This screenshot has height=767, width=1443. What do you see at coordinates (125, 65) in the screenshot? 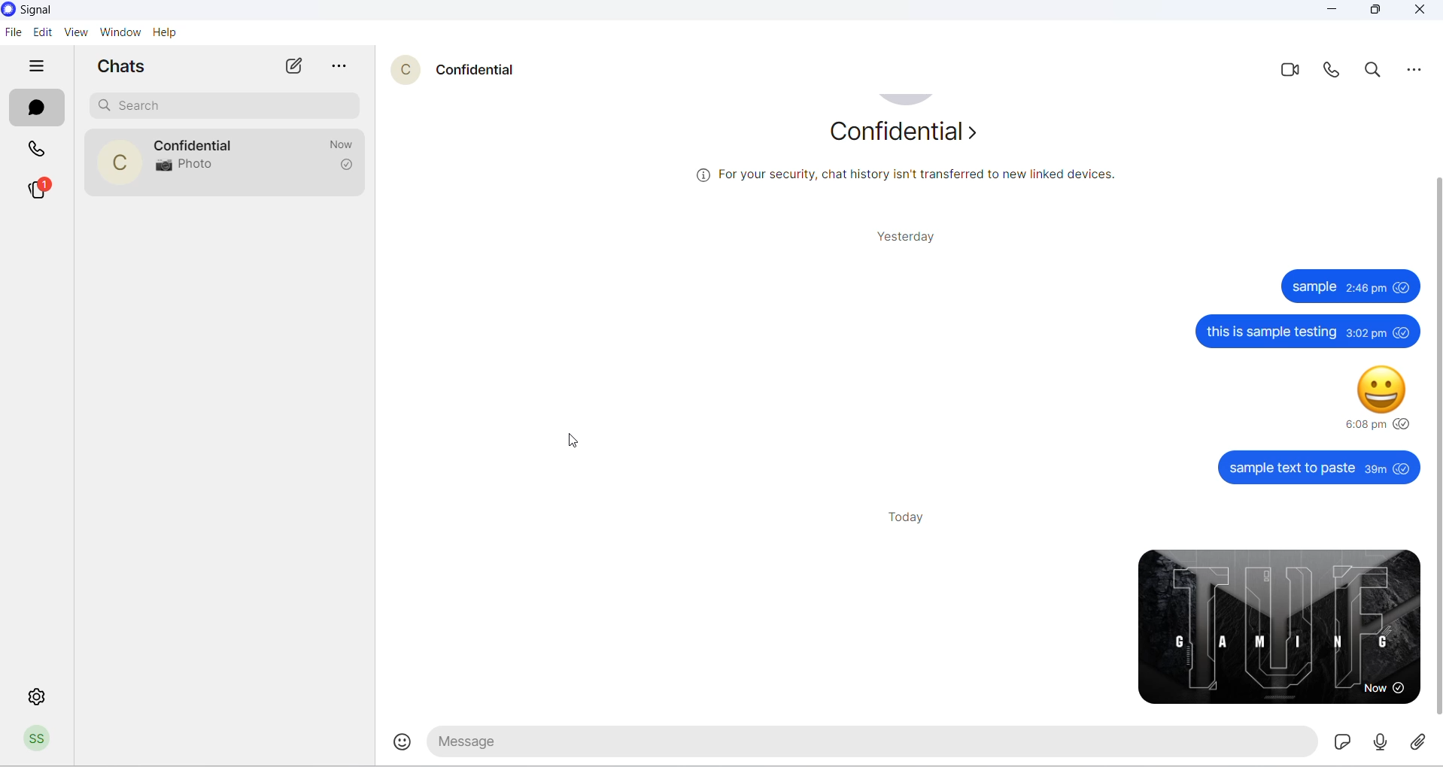
I see `chats heading` at bounding box center [125, 65].